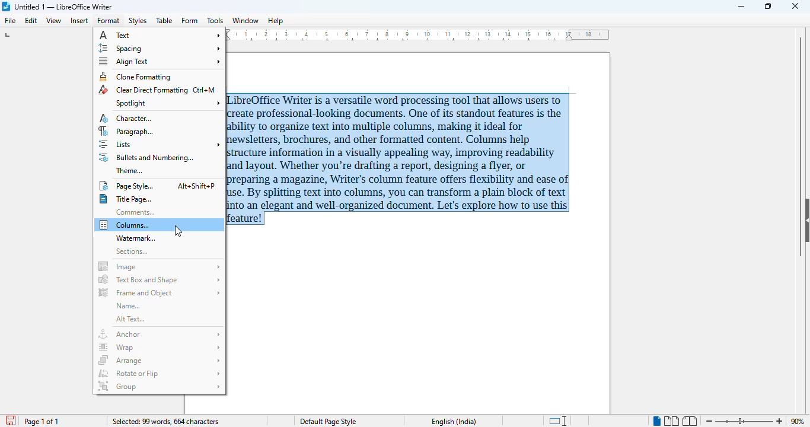 Image resolution: width=810 pixels, height=427 pixels. What do you see at coordinates (160, 334) in the screenshot?
I see `anchor` at bounding box center [160, 334].